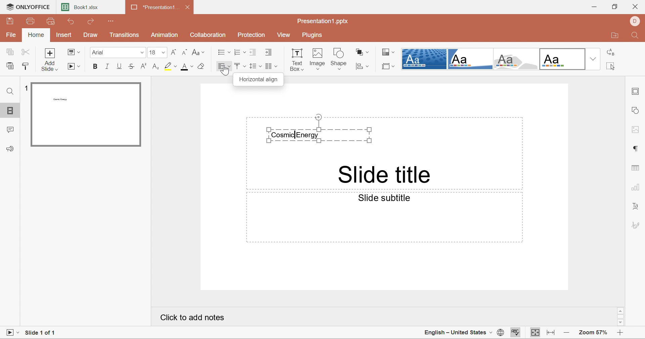  I want to click on Feedback & Support, so click(10, 149).